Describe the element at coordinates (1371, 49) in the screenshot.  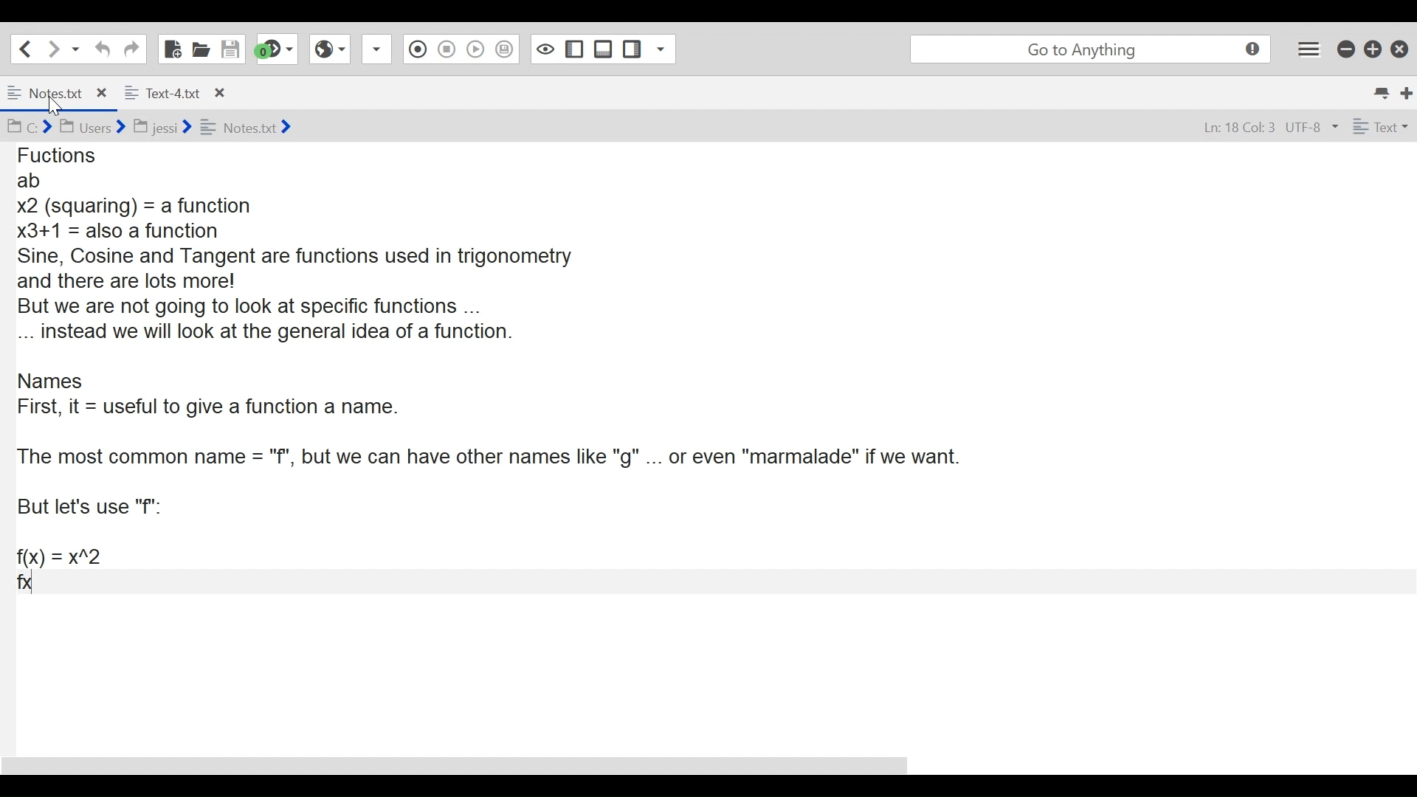
I see `Restore` at that location.